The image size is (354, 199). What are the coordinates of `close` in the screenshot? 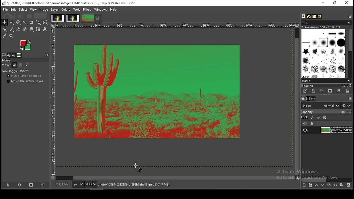 It's located at (98, 18).